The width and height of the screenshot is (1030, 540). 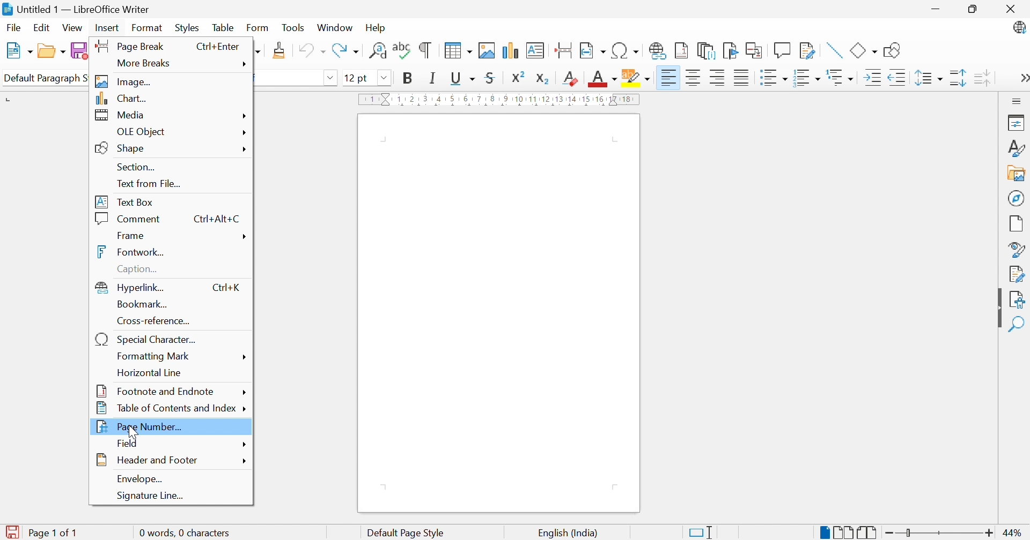 I want to click on subscript, so click(x=543, y=78).